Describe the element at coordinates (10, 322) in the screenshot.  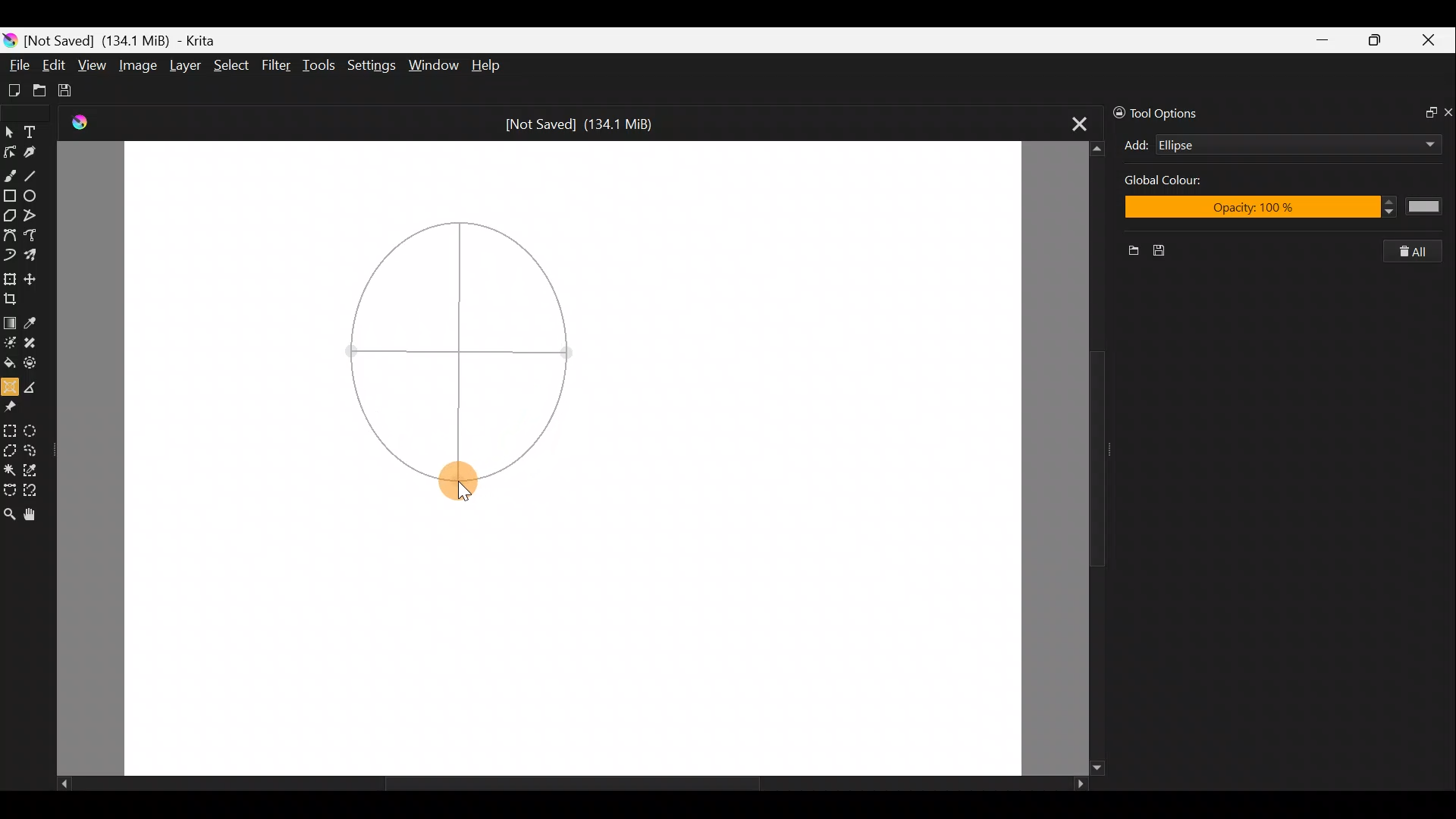
I see `Draw a gradient` at that location.